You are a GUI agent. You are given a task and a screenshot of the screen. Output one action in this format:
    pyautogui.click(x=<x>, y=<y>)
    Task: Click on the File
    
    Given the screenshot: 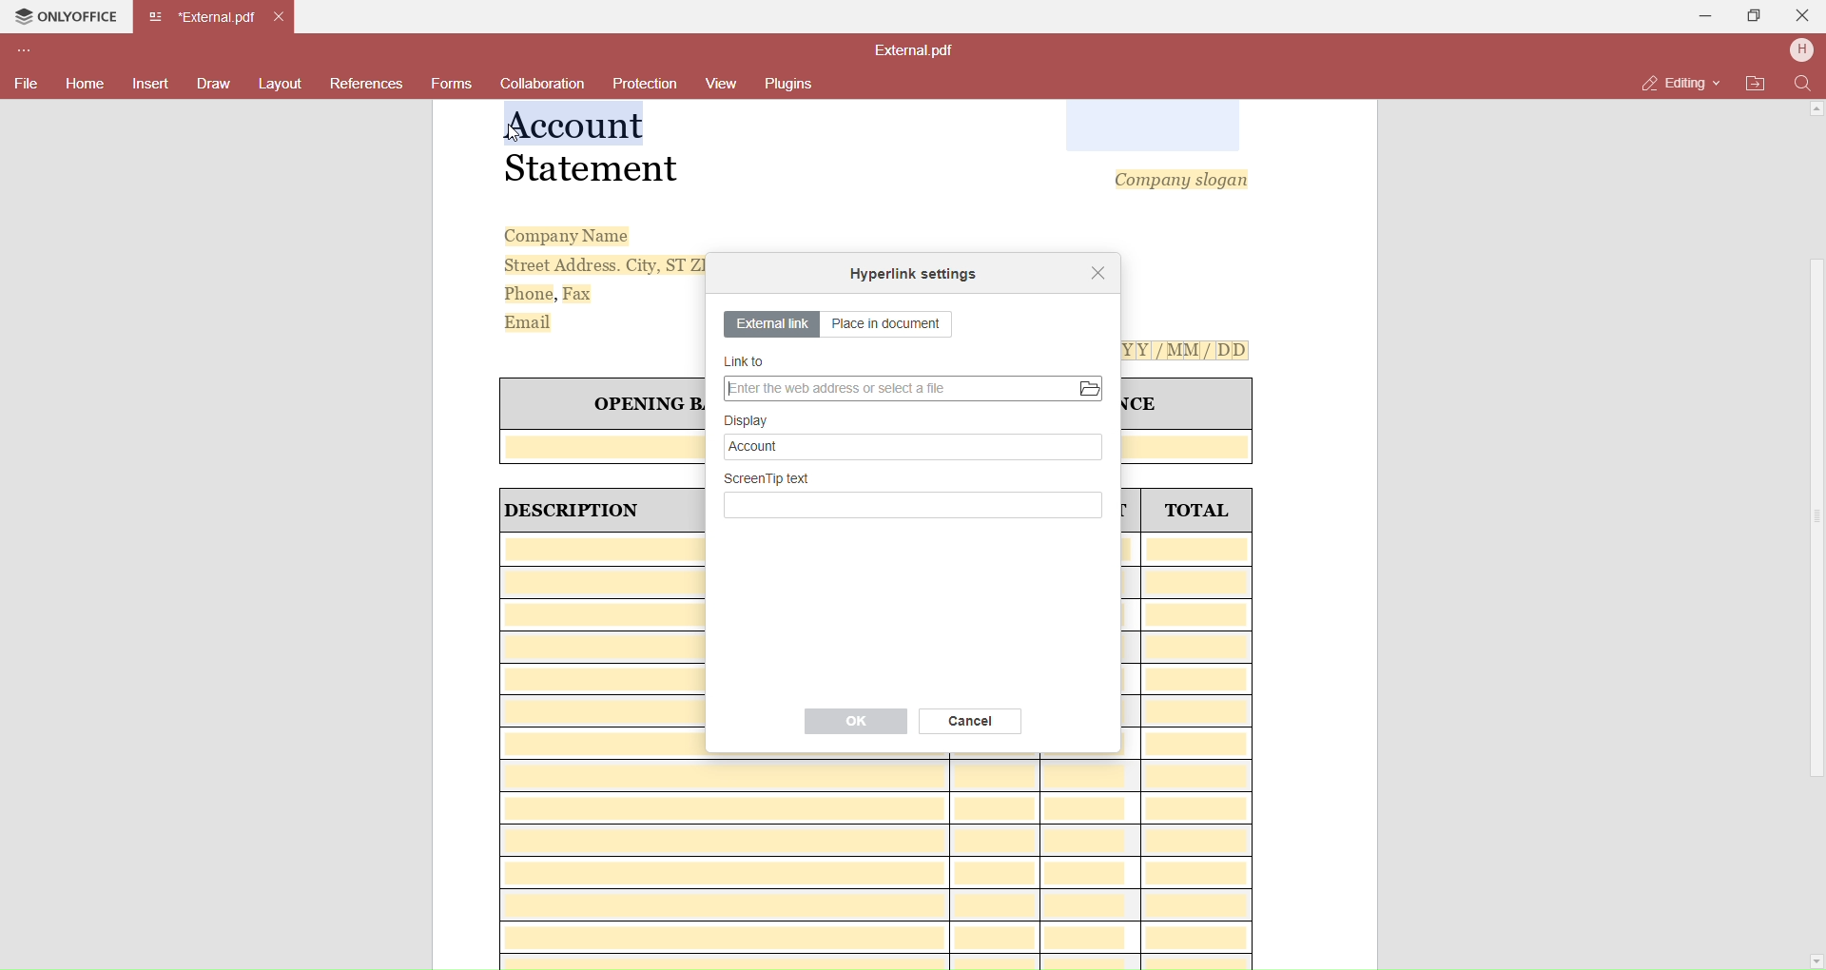 What is the action you would take?
    pyautogui.click(x=27, y=85)
    